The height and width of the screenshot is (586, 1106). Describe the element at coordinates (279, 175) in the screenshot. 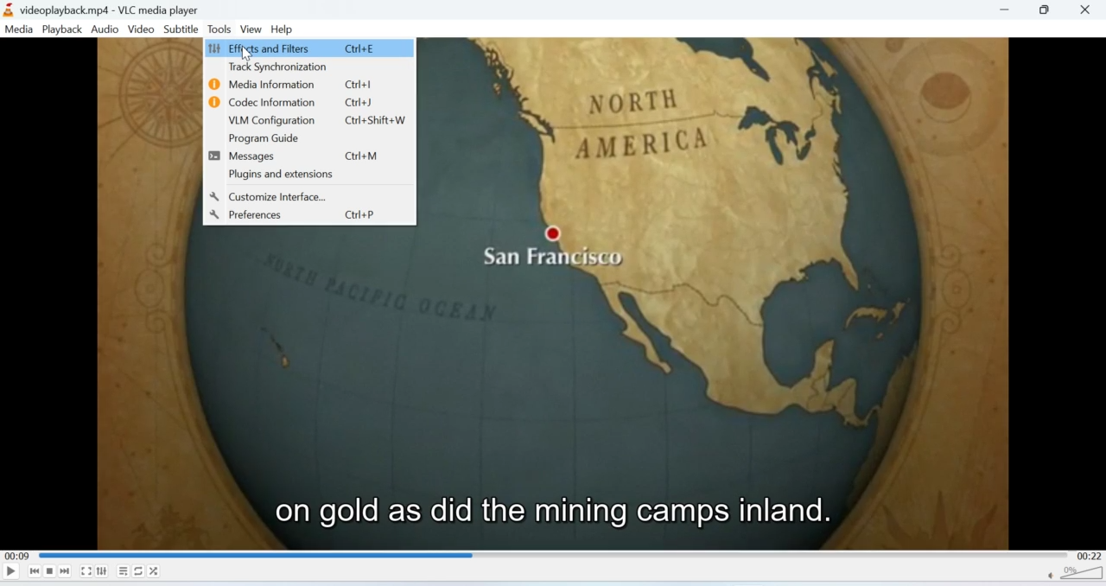

I see `Plugins and extensions` at that location.